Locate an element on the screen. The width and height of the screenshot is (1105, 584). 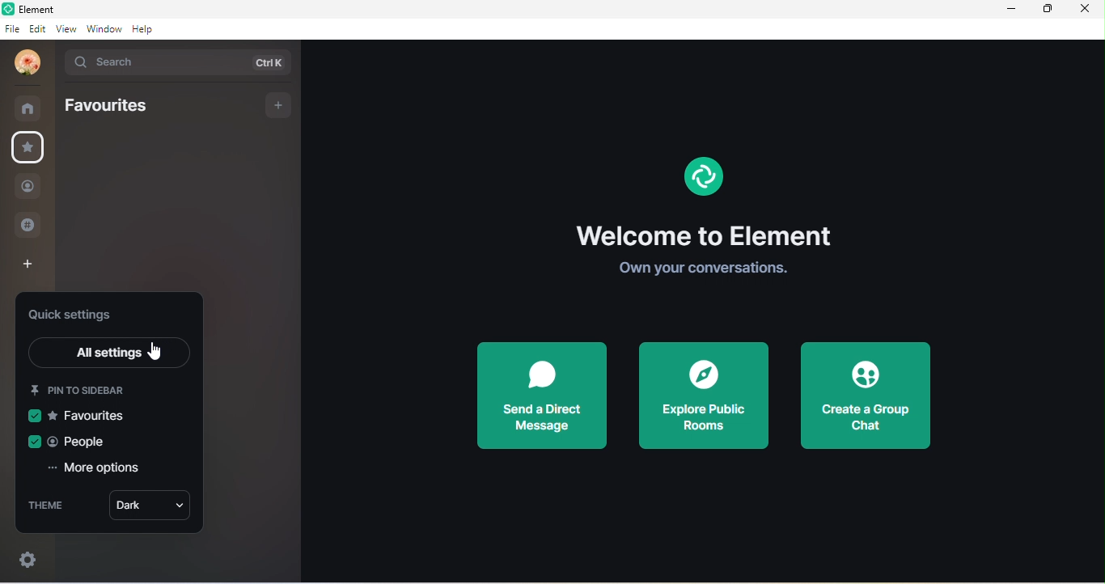
dark is located at coordinates (150, 507).